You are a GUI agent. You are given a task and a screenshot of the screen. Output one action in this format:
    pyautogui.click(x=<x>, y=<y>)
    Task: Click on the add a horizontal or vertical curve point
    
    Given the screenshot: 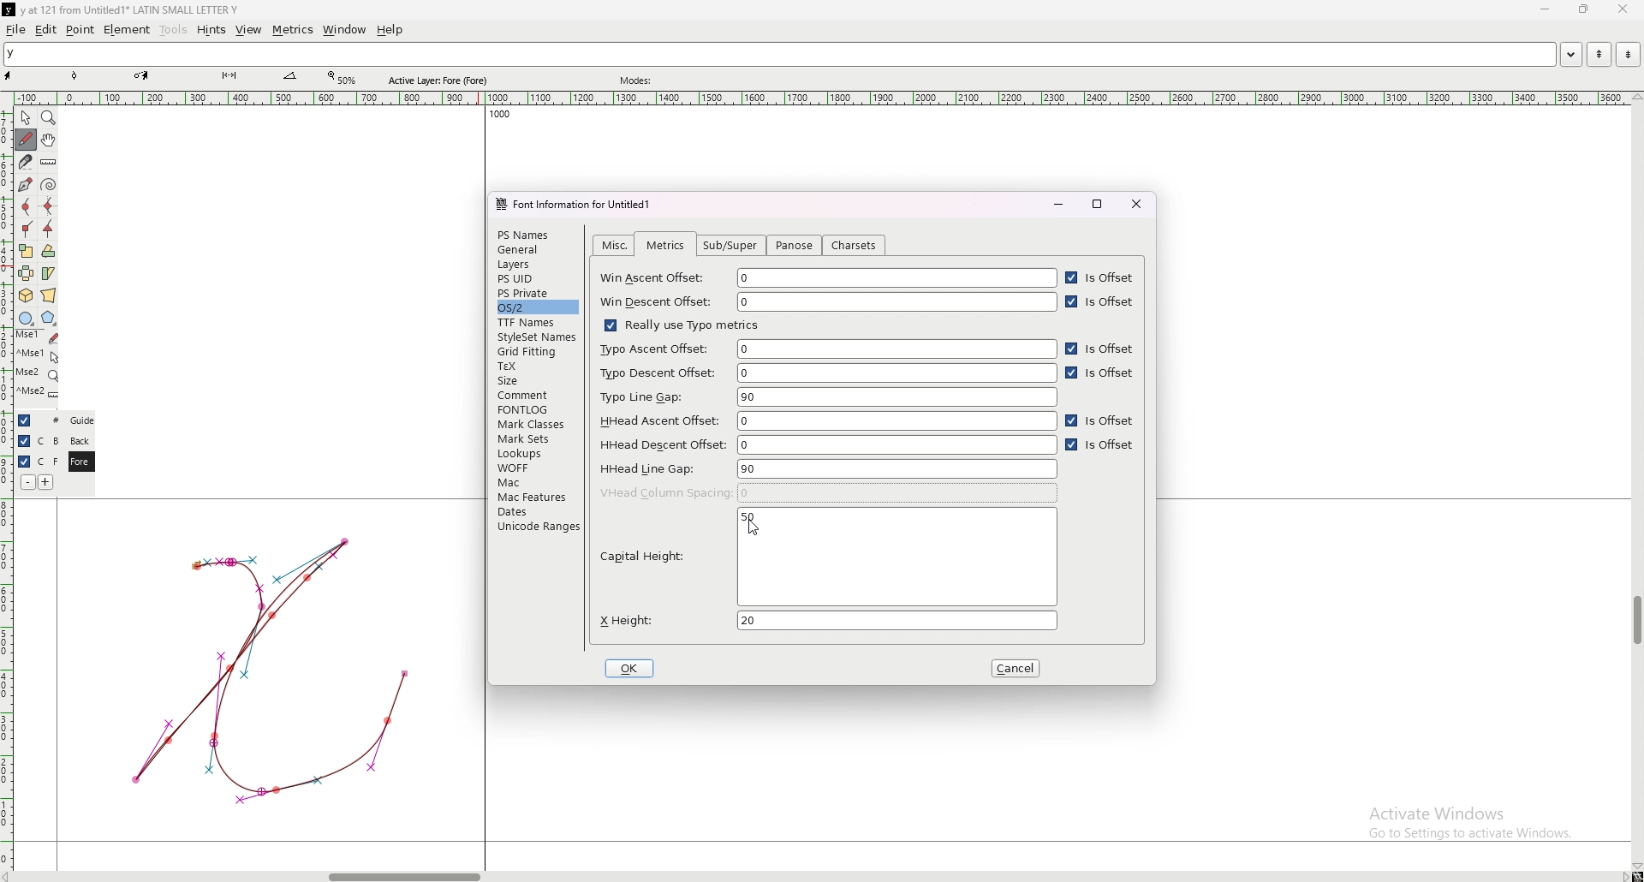 What is the action you would take?
    pyautogui.click(x=49, y=206)
    